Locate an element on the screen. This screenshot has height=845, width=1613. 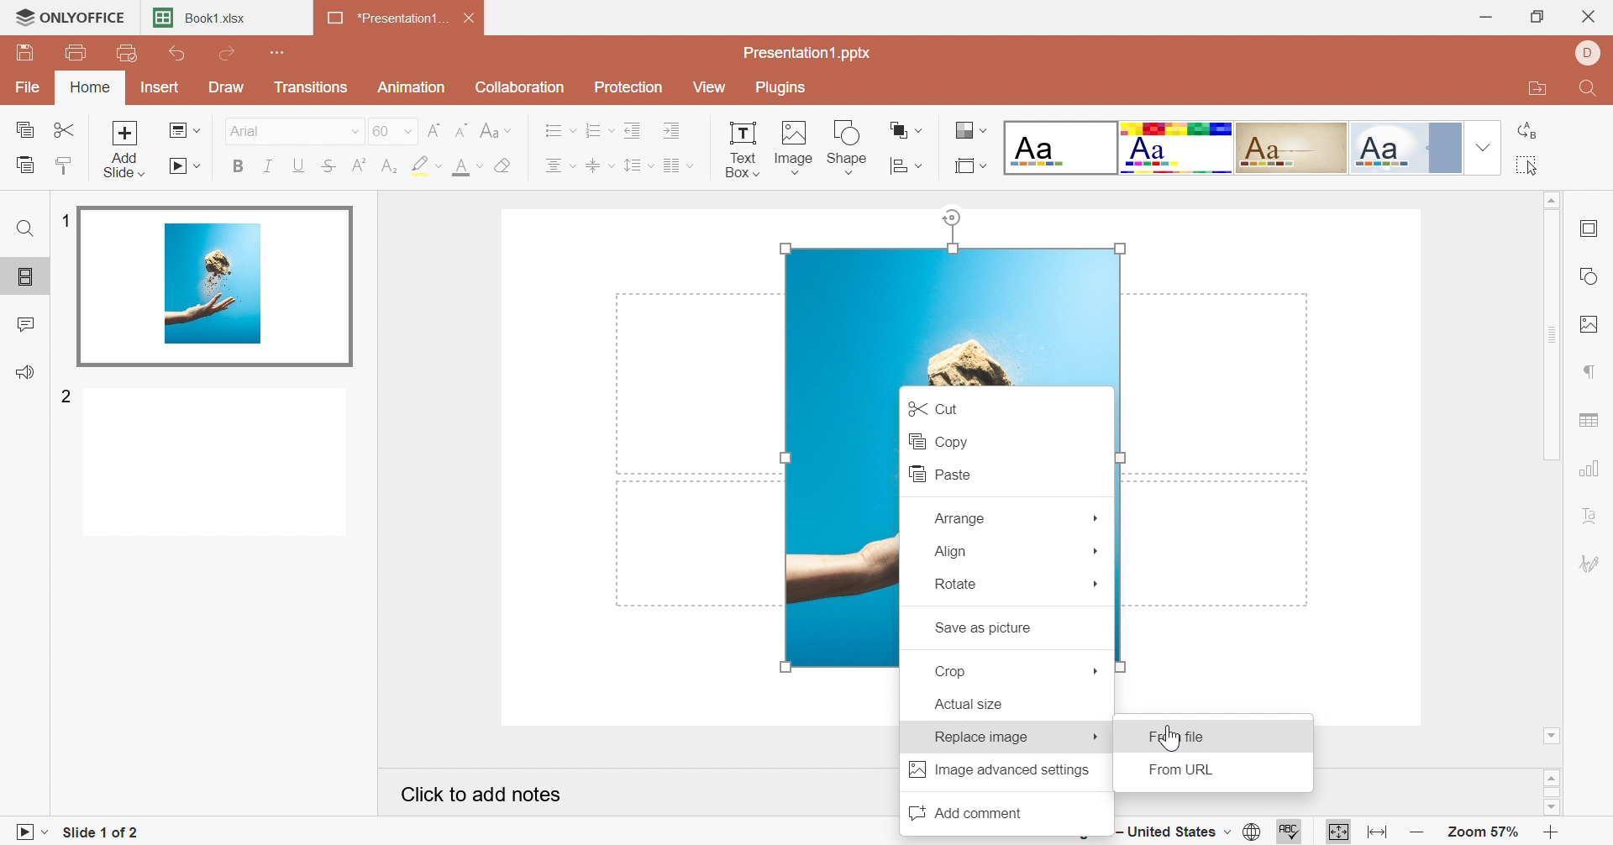
Minimize is located at coordinates (1484, 17).